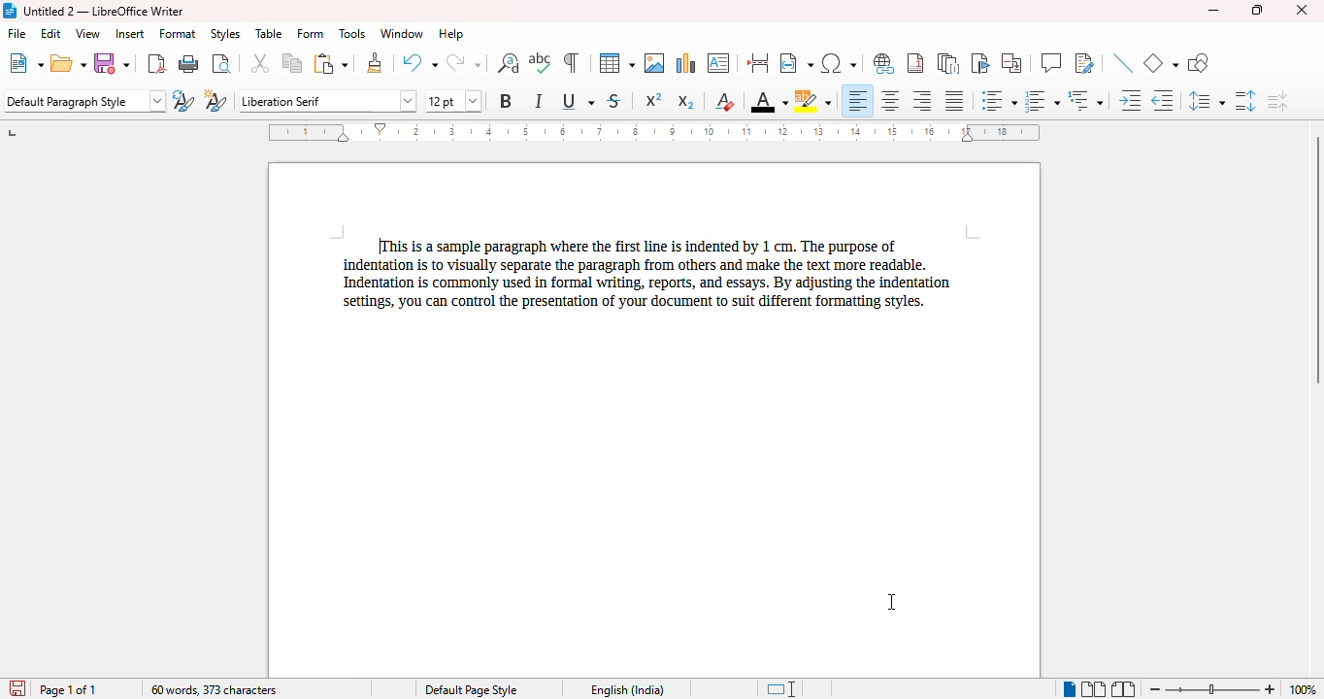 The image size is (1324, 699). Describe the element at coordinates (577, 102) in the screenshot. I see `underline` at that location.